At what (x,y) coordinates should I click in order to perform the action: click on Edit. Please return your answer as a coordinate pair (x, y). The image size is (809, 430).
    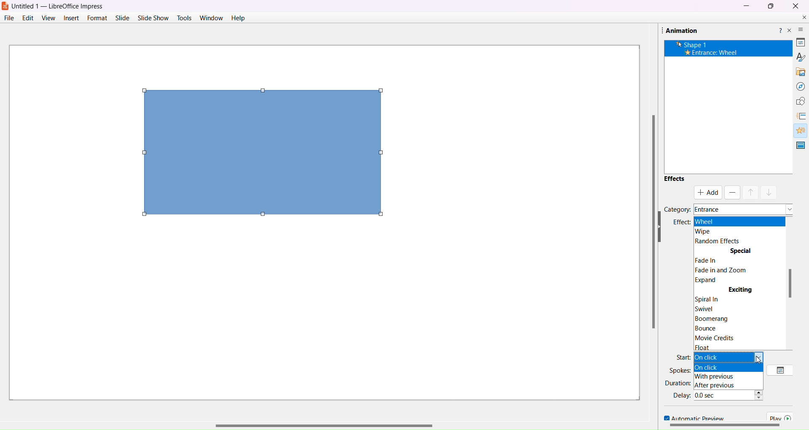
    Looking at the image, I should click on (27, 18).